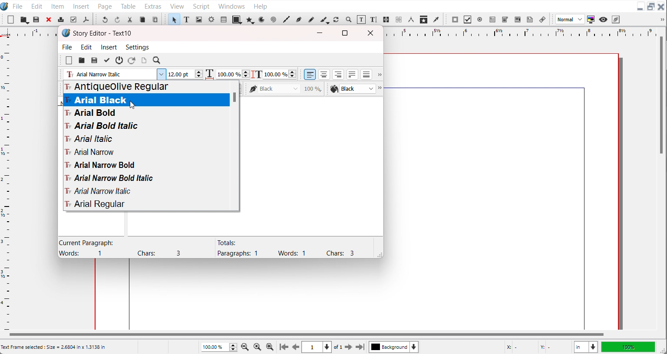 Image resolution: width=667 pixels, height=354 pixels. I want to click on Font, so click(146, 178).